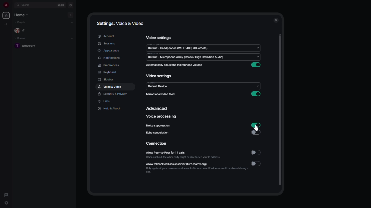  Describe the element at coordinates (29, 5) in the screenshot. I see `search` at that location.